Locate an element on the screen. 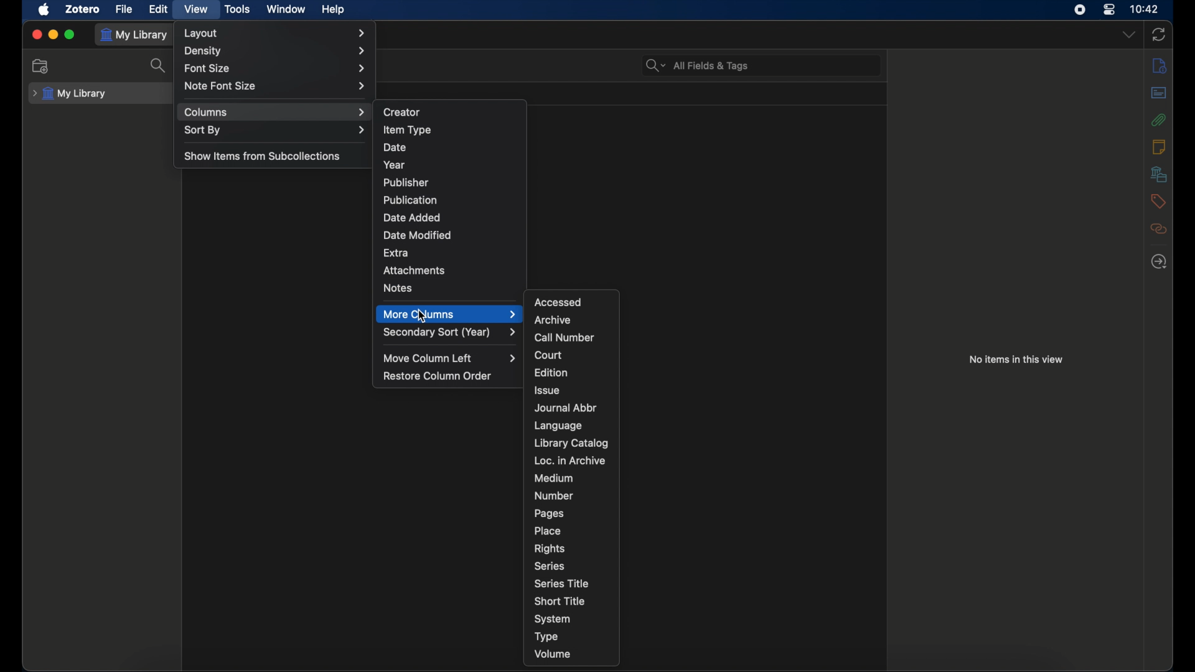 The width and height of the screenshot is (1195, 672). help is located at coordinates (334, 10).